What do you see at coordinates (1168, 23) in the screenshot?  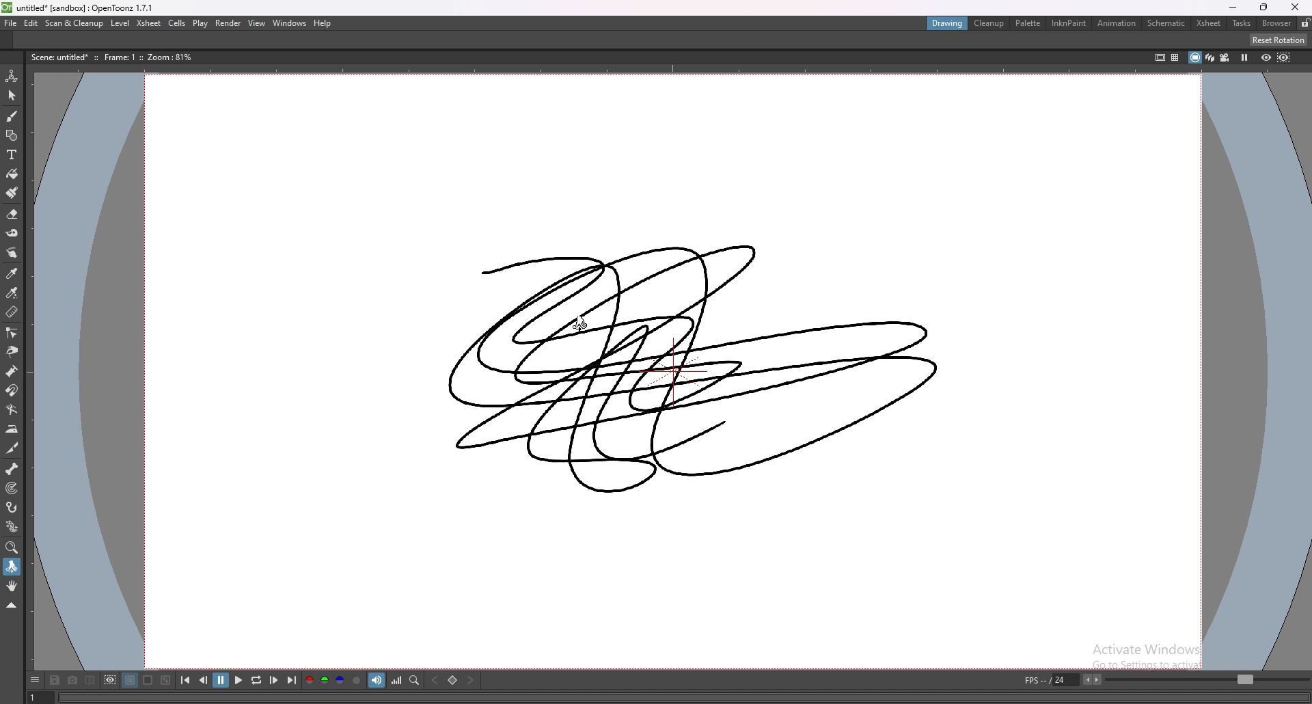 I see `schematic` at bounding box center [1168, 23].